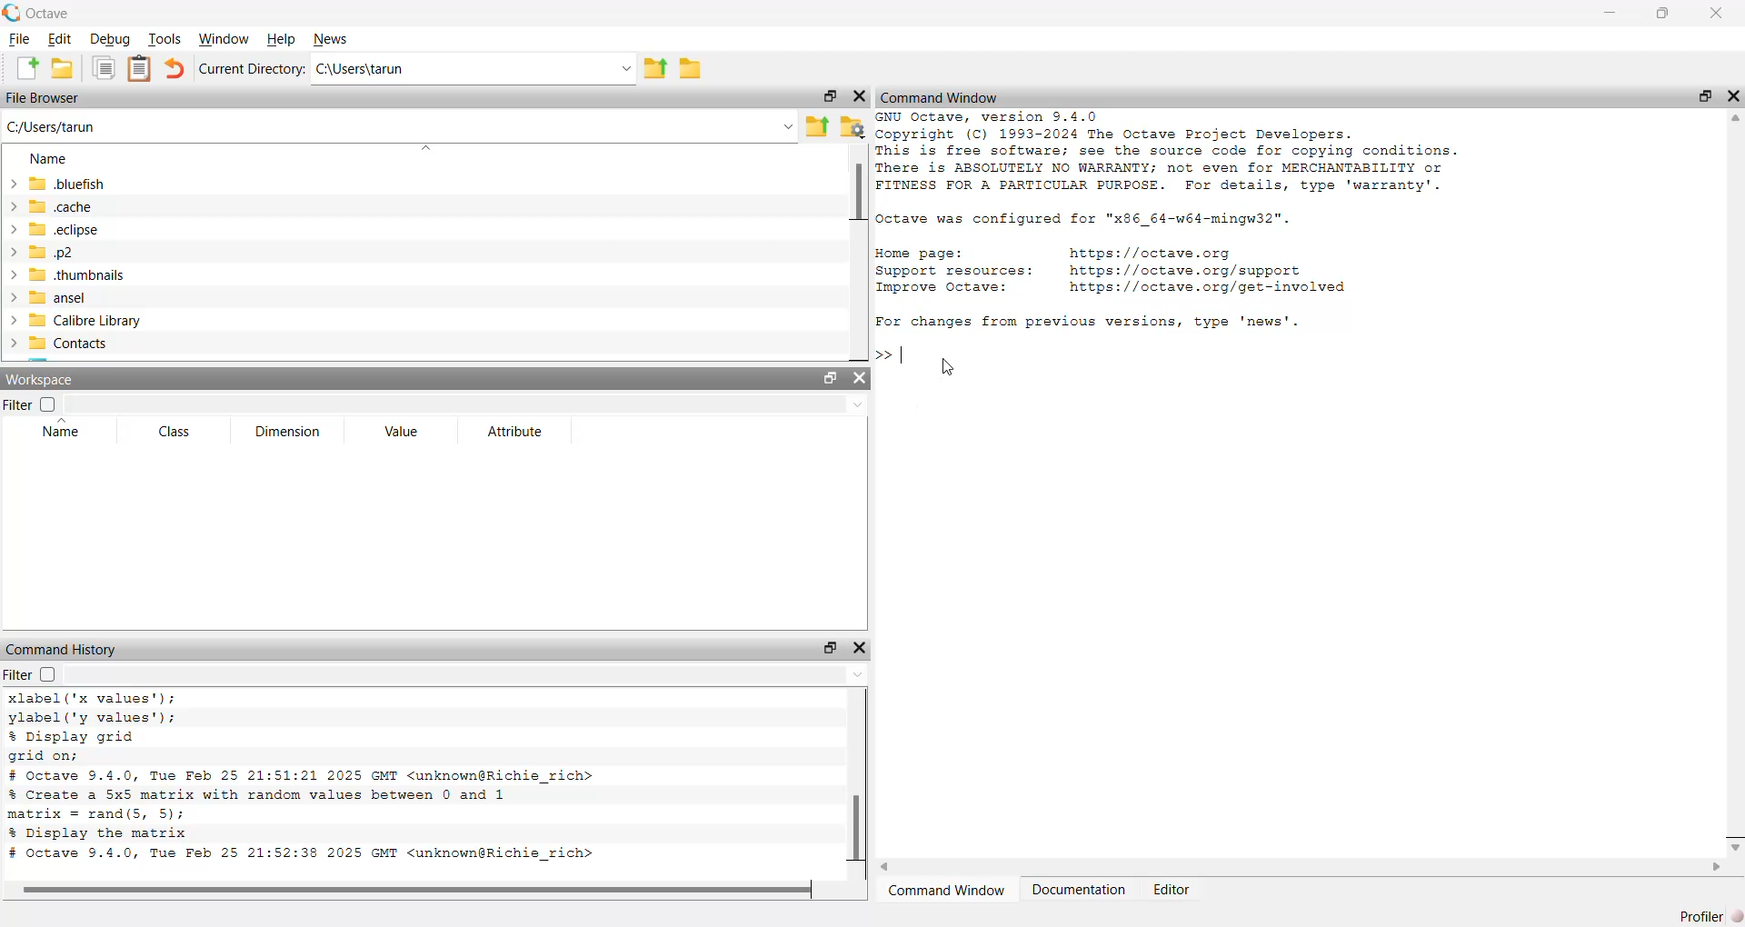 This screenshot has width=1745, height=927. I want to click on close, so click(864, 649).